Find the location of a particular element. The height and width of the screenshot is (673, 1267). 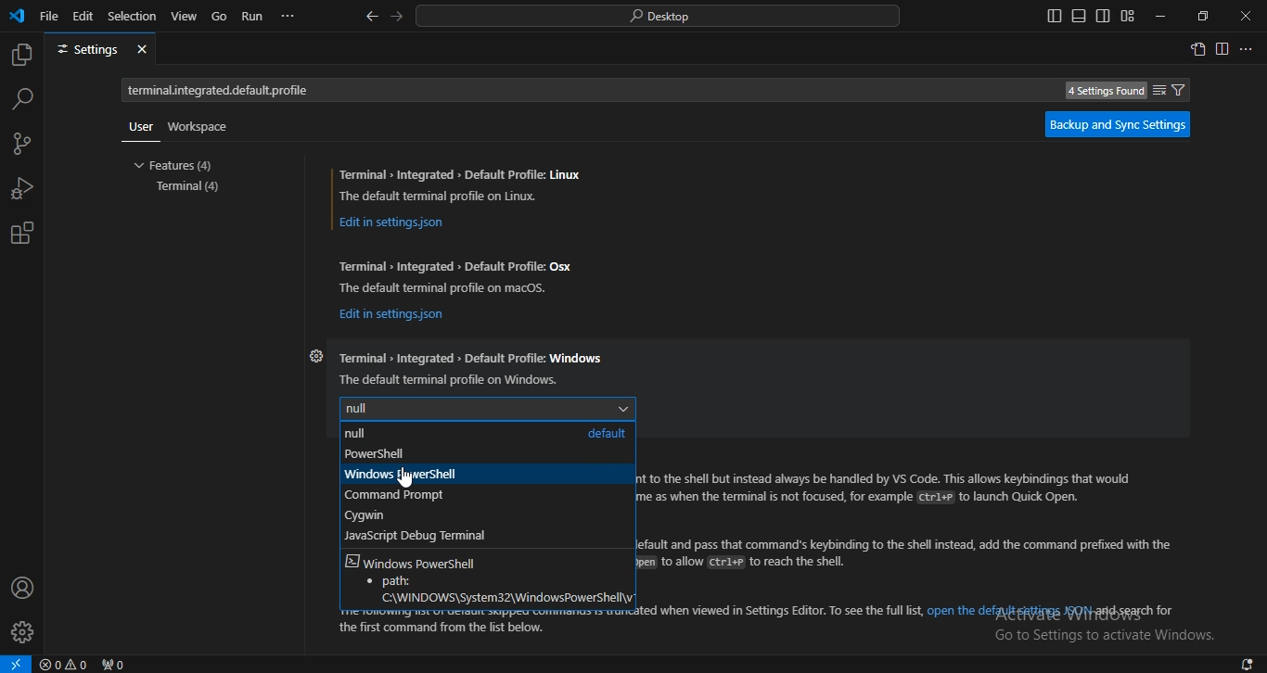

scrollbar is located at coordinates (1208, 324).